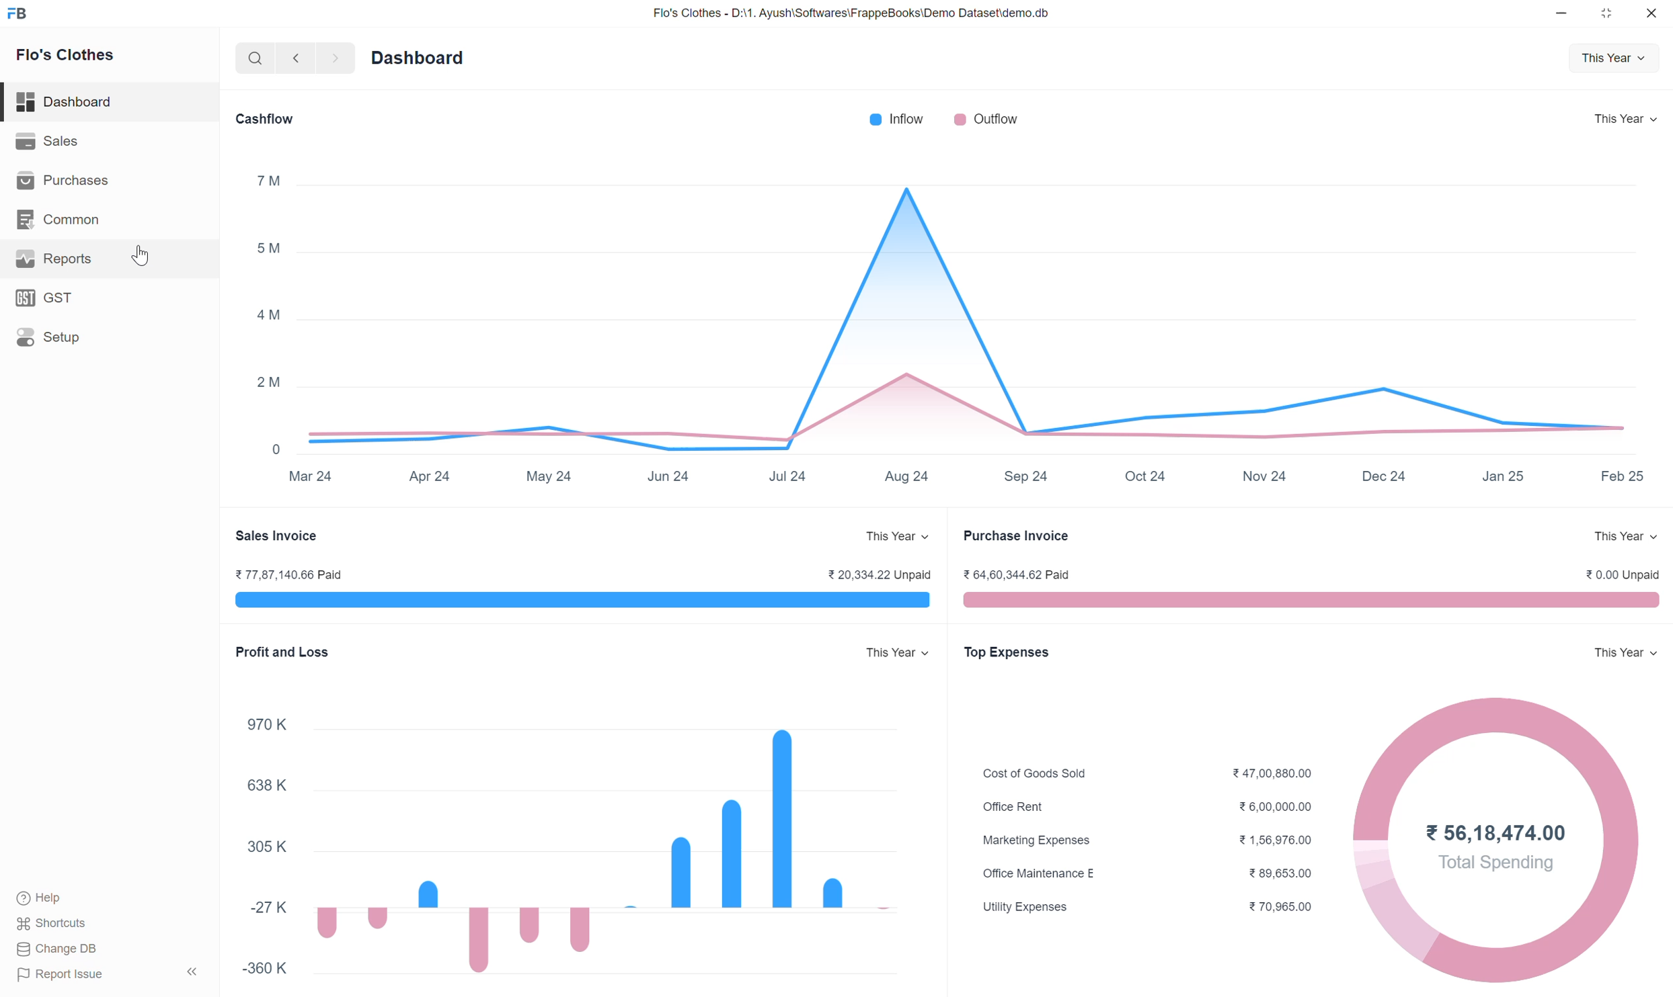 This screenshot has height=997, width=1673. I want to click on minimize, so click(1562, 12).